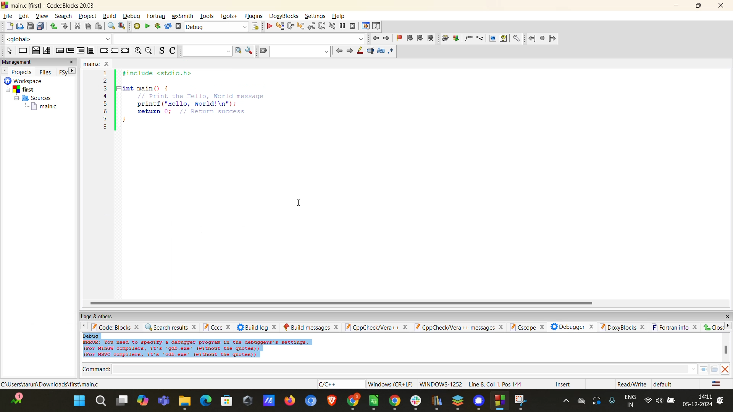  What do you see at coordinates (257, 328) in the screenshot?
I see `build log` at bounding box center [257, 328].